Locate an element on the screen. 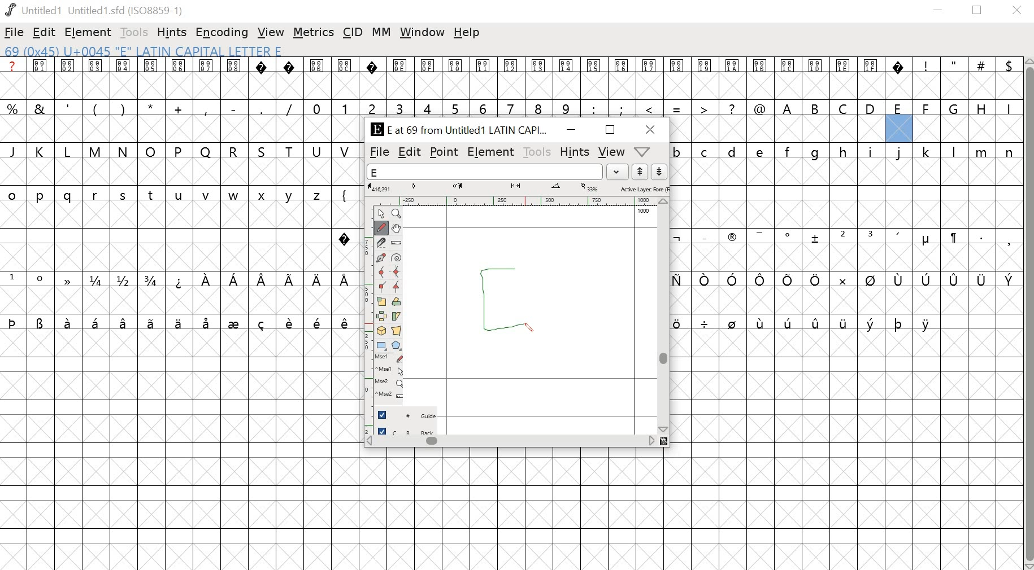 The image size is (1034, 570). Rectangle/ellipse is located at coordinates (381, 346).